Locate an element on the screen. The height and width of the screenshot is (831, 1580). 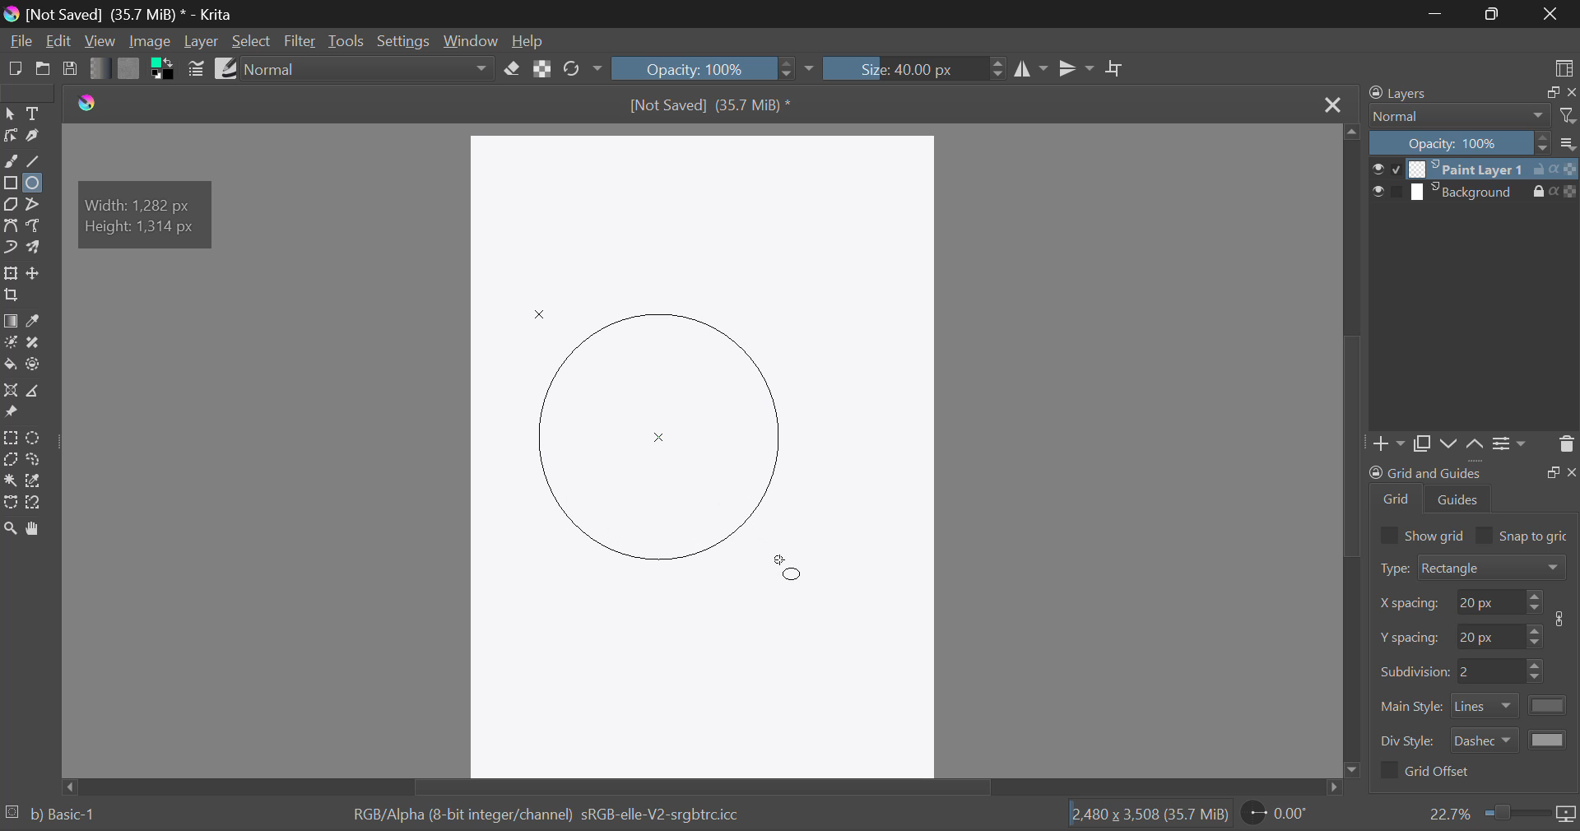
Polygon Selection is located at coordinates (10, 461).